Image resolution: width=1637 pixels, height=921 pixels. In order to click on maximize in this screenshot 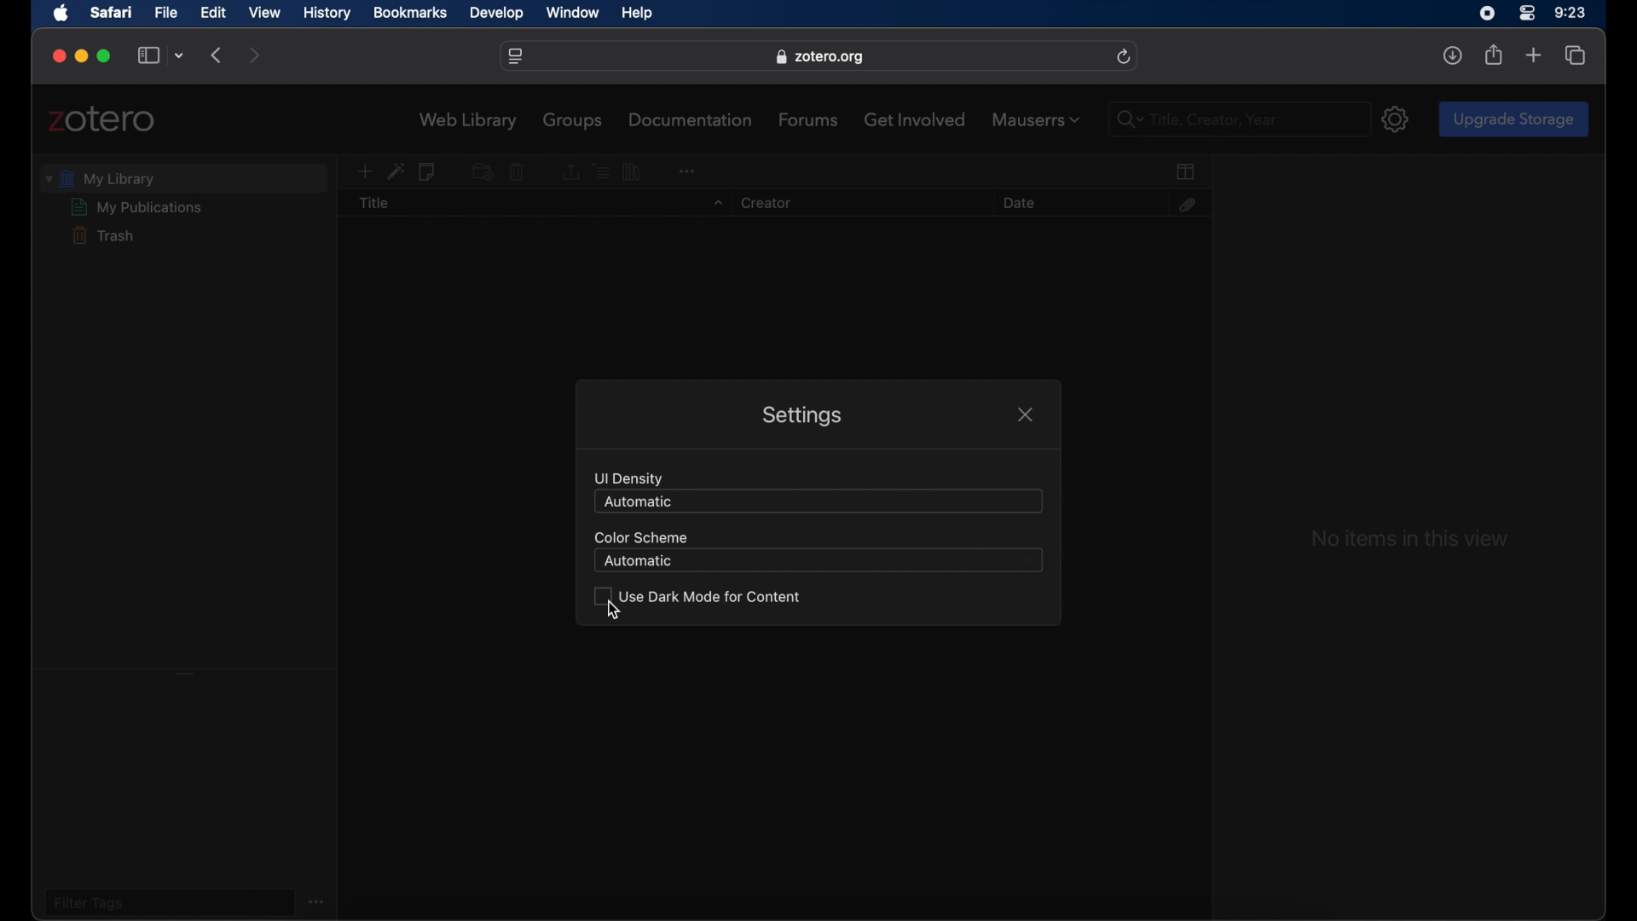, I will do `click(106, 56)`.